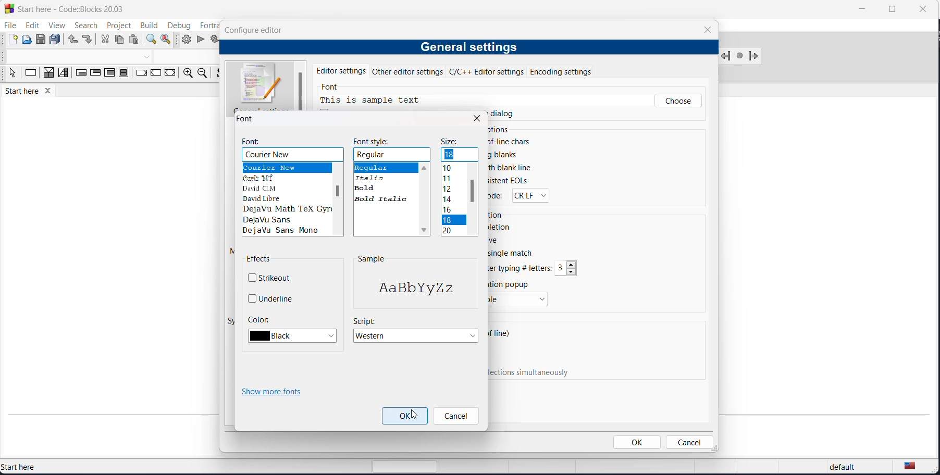 The height and width of the screenshot is (475, 940). Describe the element at coordinates (272, 298) in the screenshot. I see `underline checkbox` at that location.